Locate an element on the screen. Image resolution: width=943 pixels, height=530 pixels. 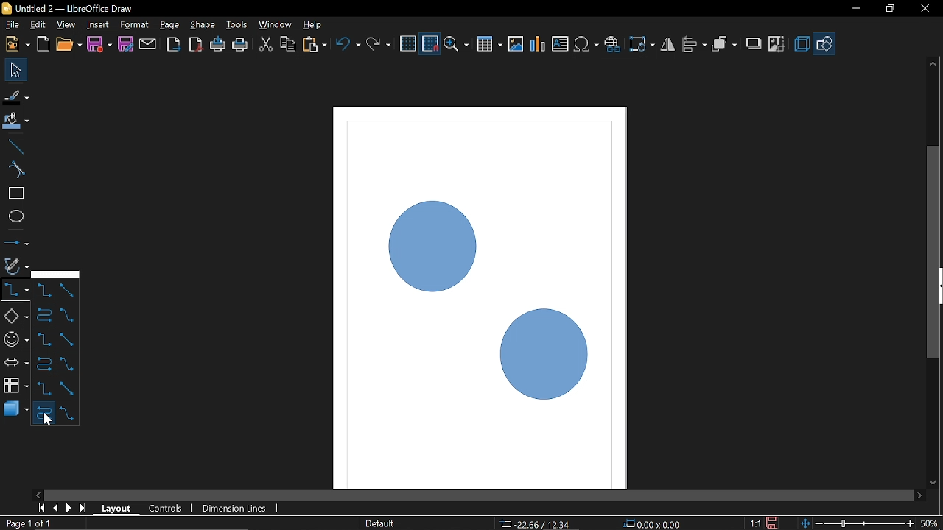
Page is located at coordinates (171, 26).